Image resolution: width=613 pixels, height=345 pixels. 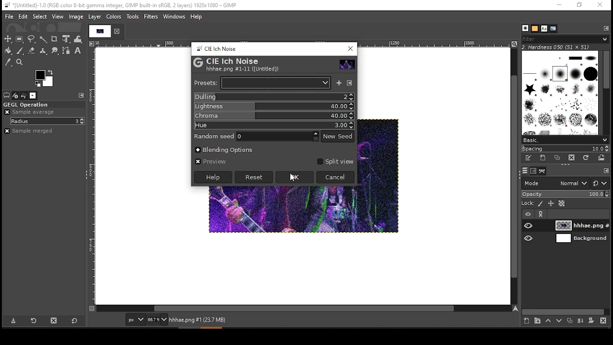 I want to click on restore, so click(x=578, y=6).